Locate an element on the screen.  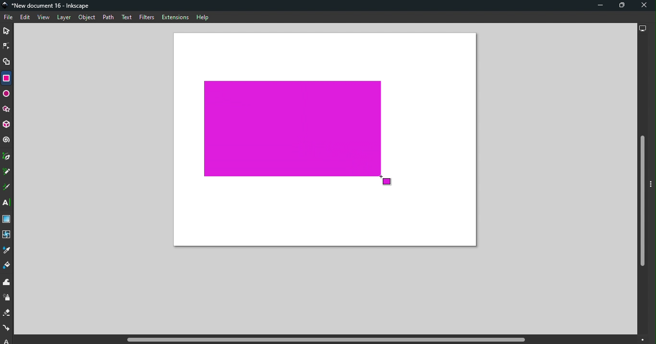
Display options is located at coordinates (642, 27).